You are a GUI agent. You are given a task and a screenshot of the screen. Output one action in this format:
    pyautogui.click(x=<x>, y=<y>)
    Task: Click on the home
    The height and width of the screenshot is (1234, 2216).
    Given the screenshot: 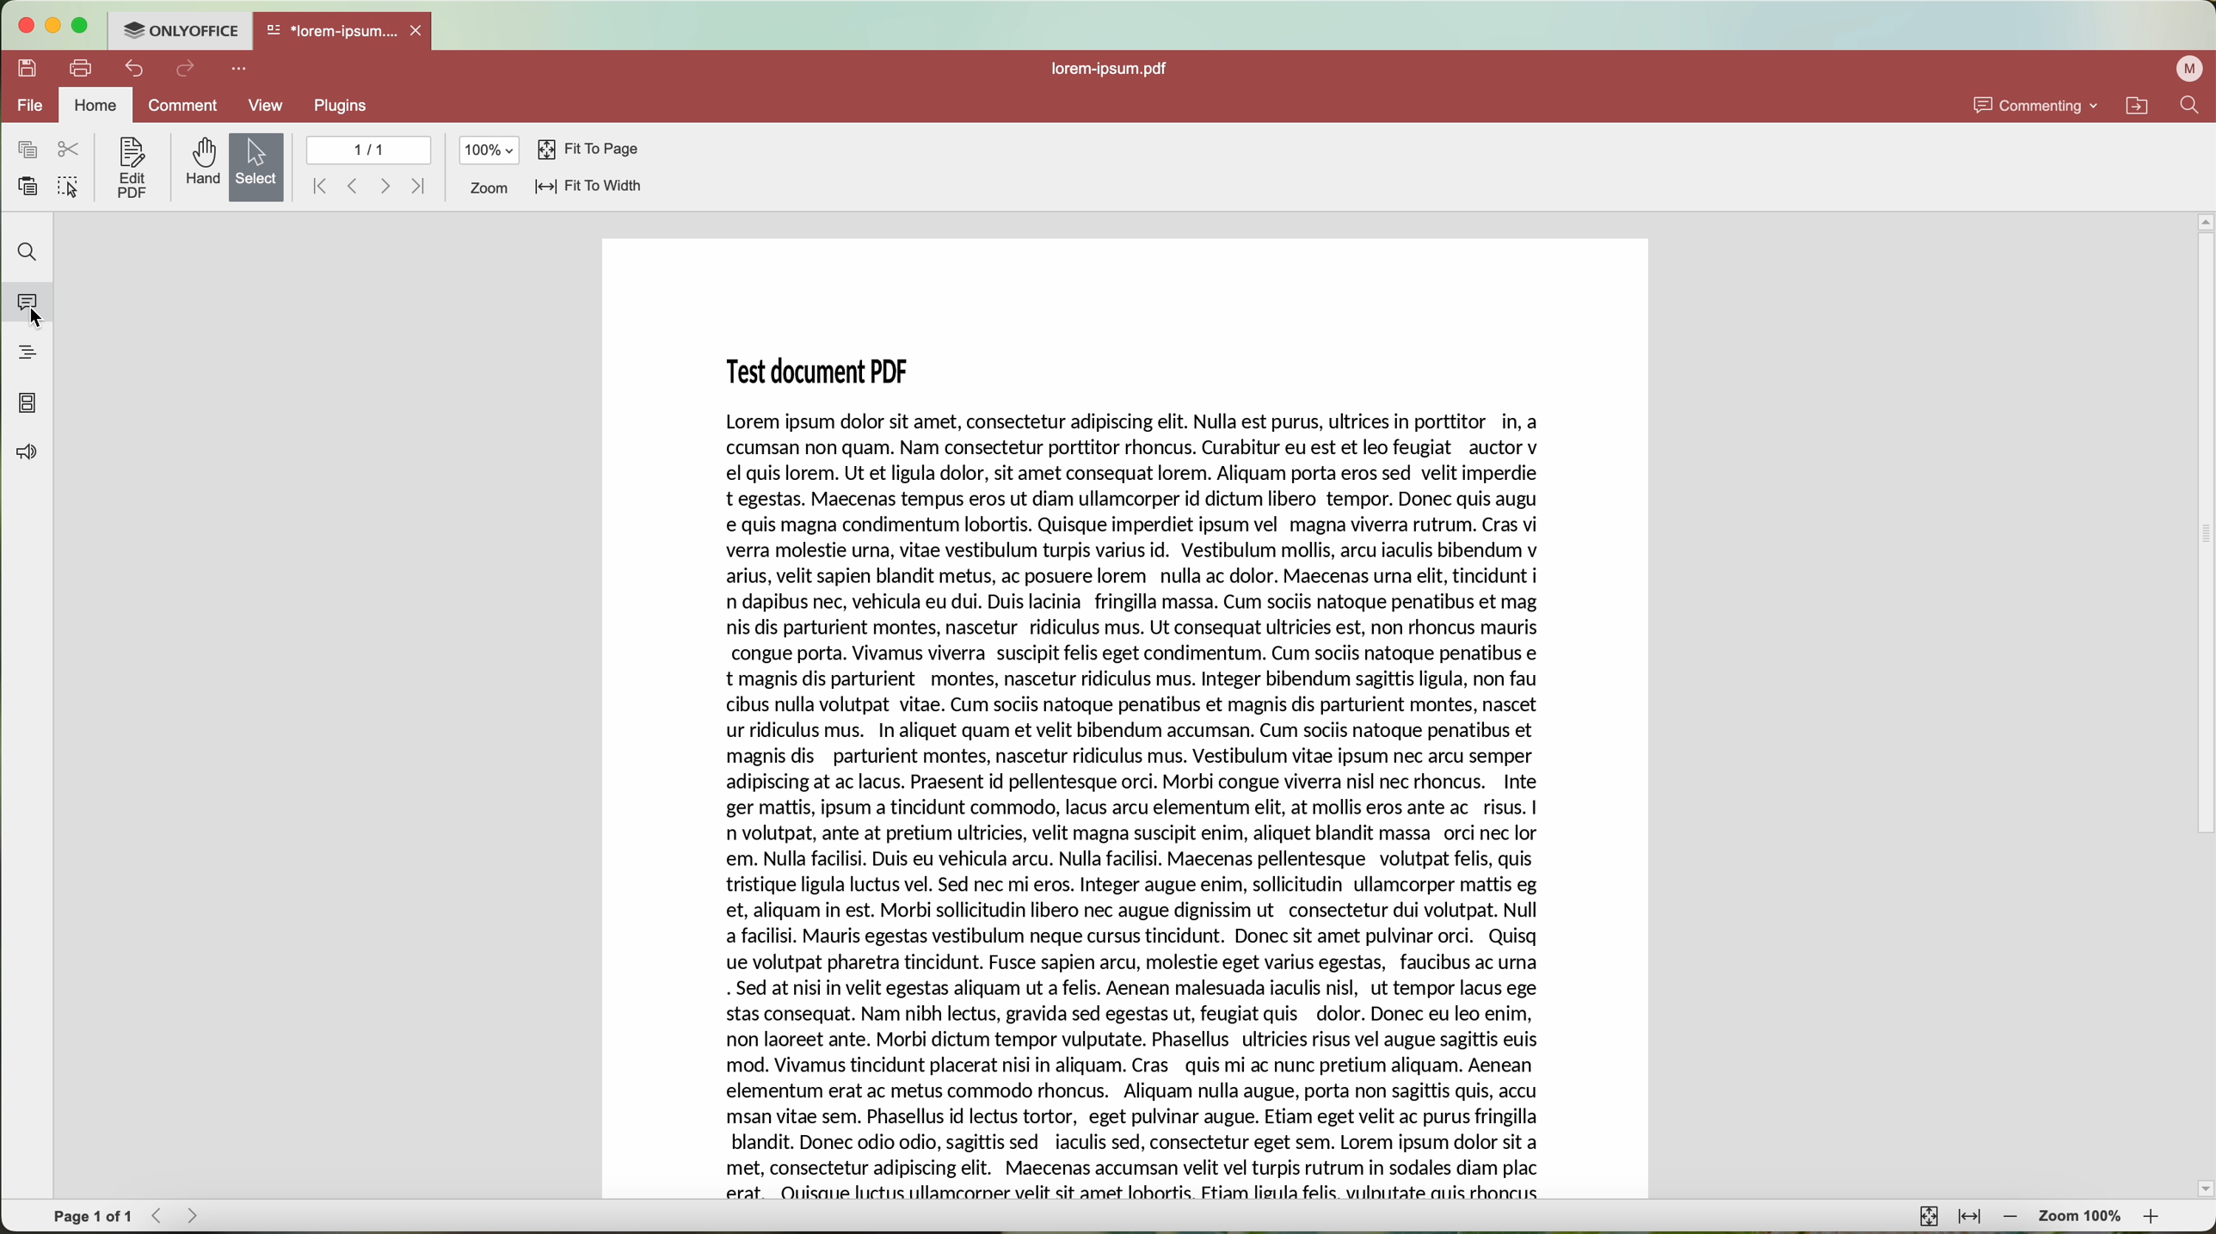 What is the action you would take?
    pyautogui.click(x=95, y=104)
    